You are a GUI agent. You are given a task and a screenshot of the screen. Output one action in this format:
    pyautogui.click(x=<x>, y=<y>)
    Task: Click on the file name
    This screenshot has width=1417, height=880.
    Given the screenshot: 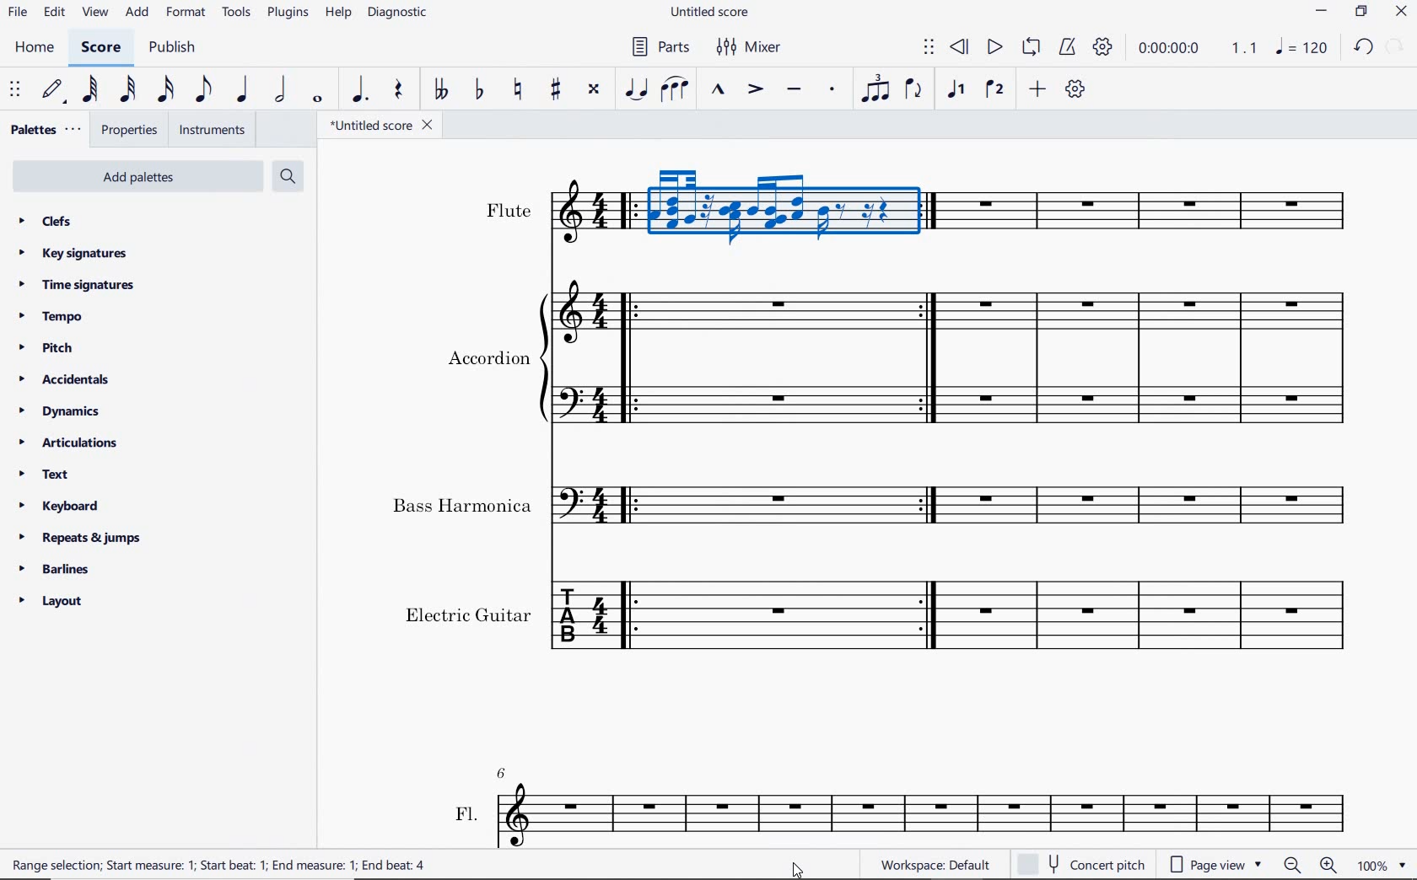 What is the action you would take?
    pyautogui.click(x=379, y=126)
    